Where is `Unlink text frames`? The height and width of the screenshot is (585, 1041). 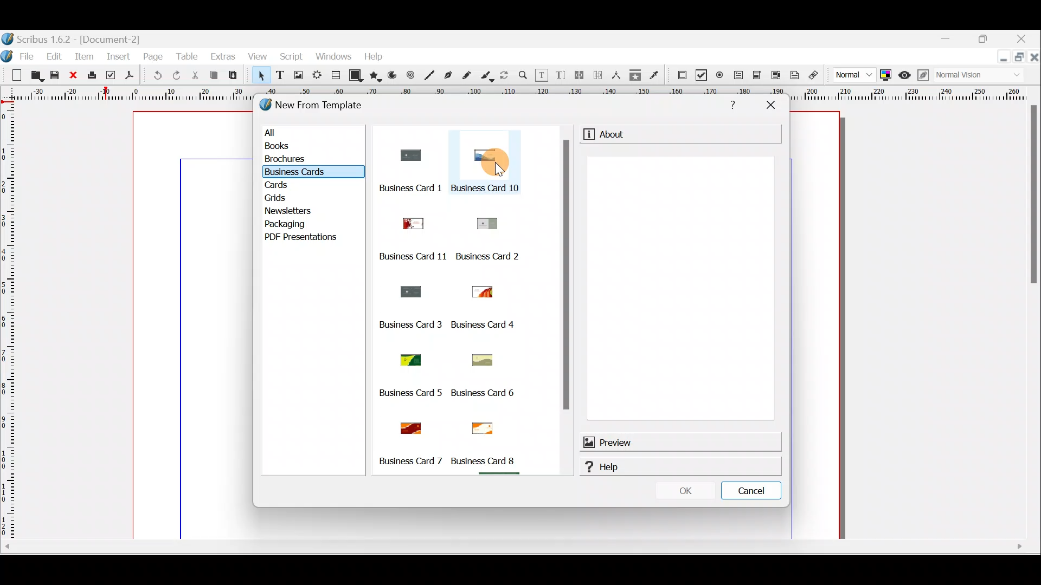
Unlink text frames is located at coordinates (598, 75).